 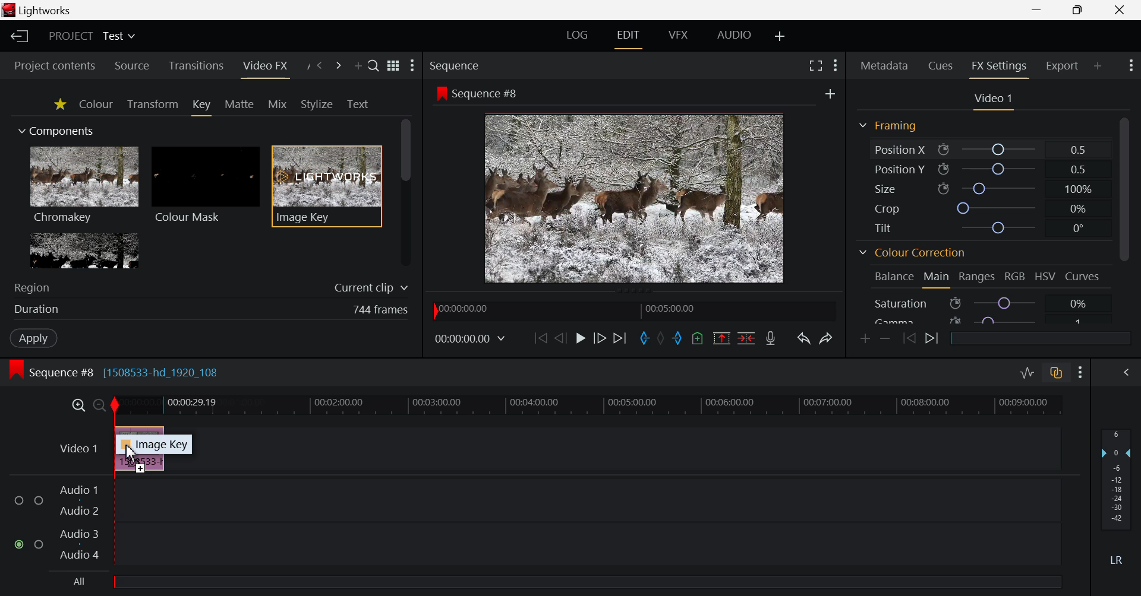 What do you see at coordinates (115, 371) in the screenshot?
I see `Sequence #8 [1508533-hd_1920_108` at bounding box center [115, 371].